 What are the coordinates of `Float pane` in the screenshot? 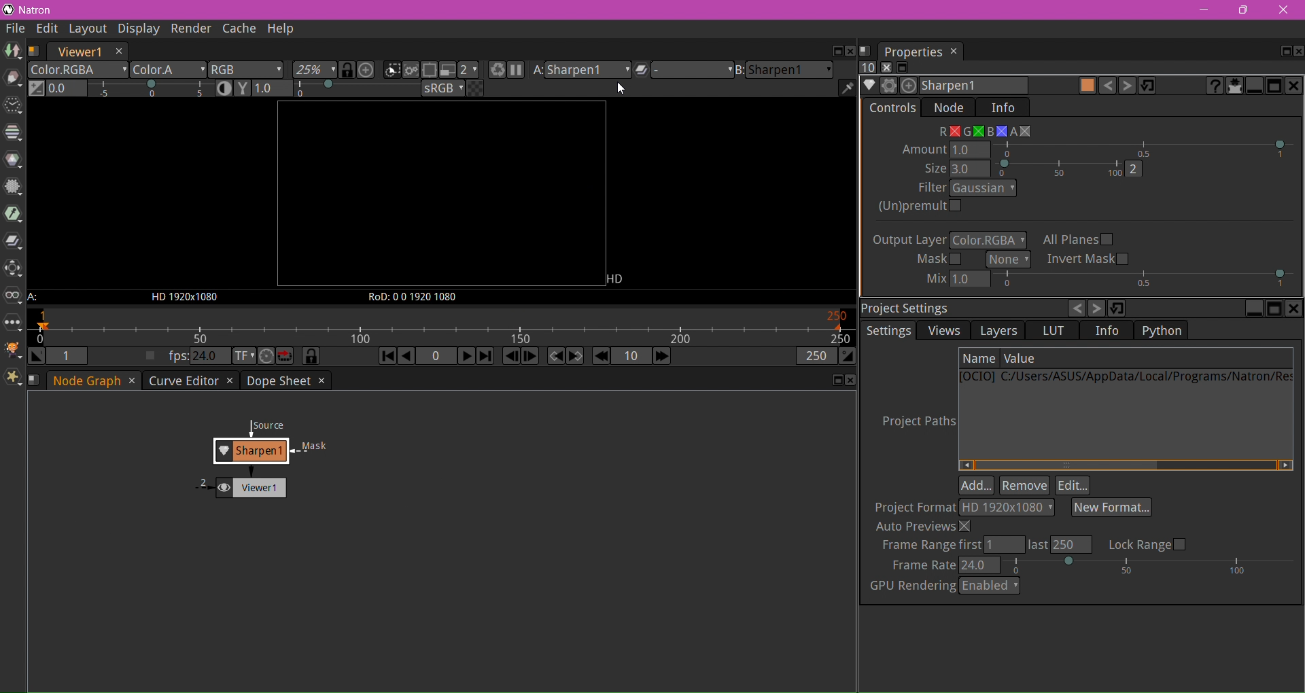 It's located at (835, 52).